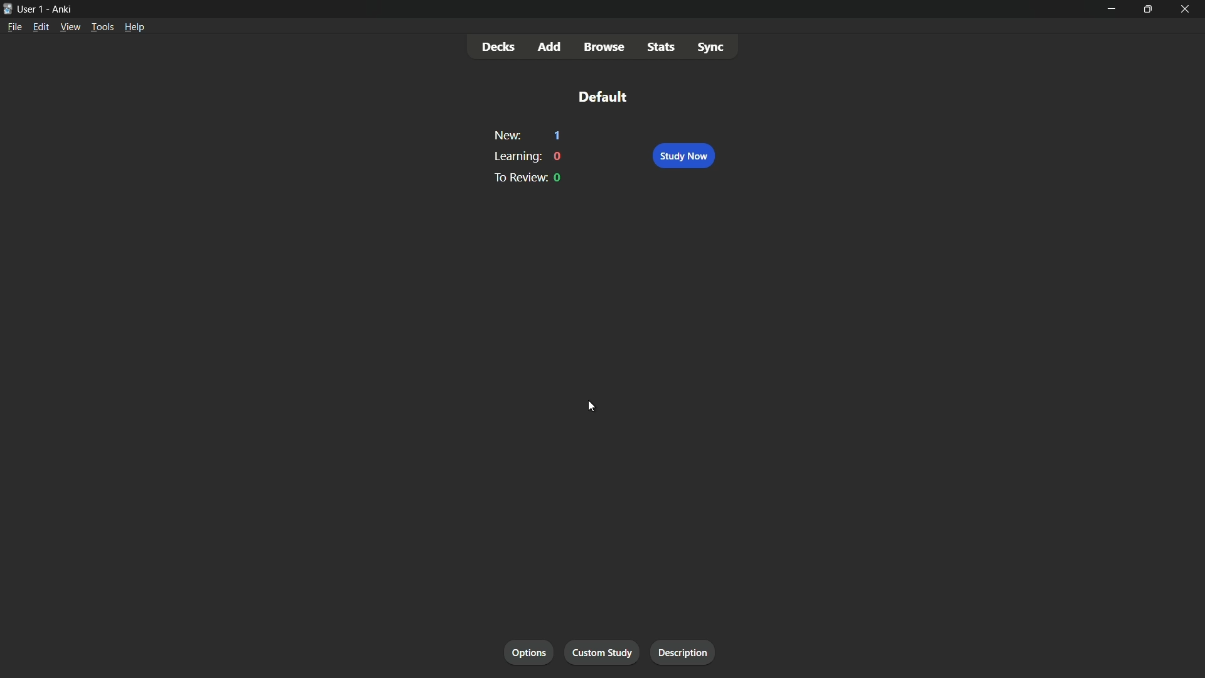 This screenshot has height=678, width=1205. Describe the element at coordinates (604, 47) in the screenshot. I see `browse` at that location.